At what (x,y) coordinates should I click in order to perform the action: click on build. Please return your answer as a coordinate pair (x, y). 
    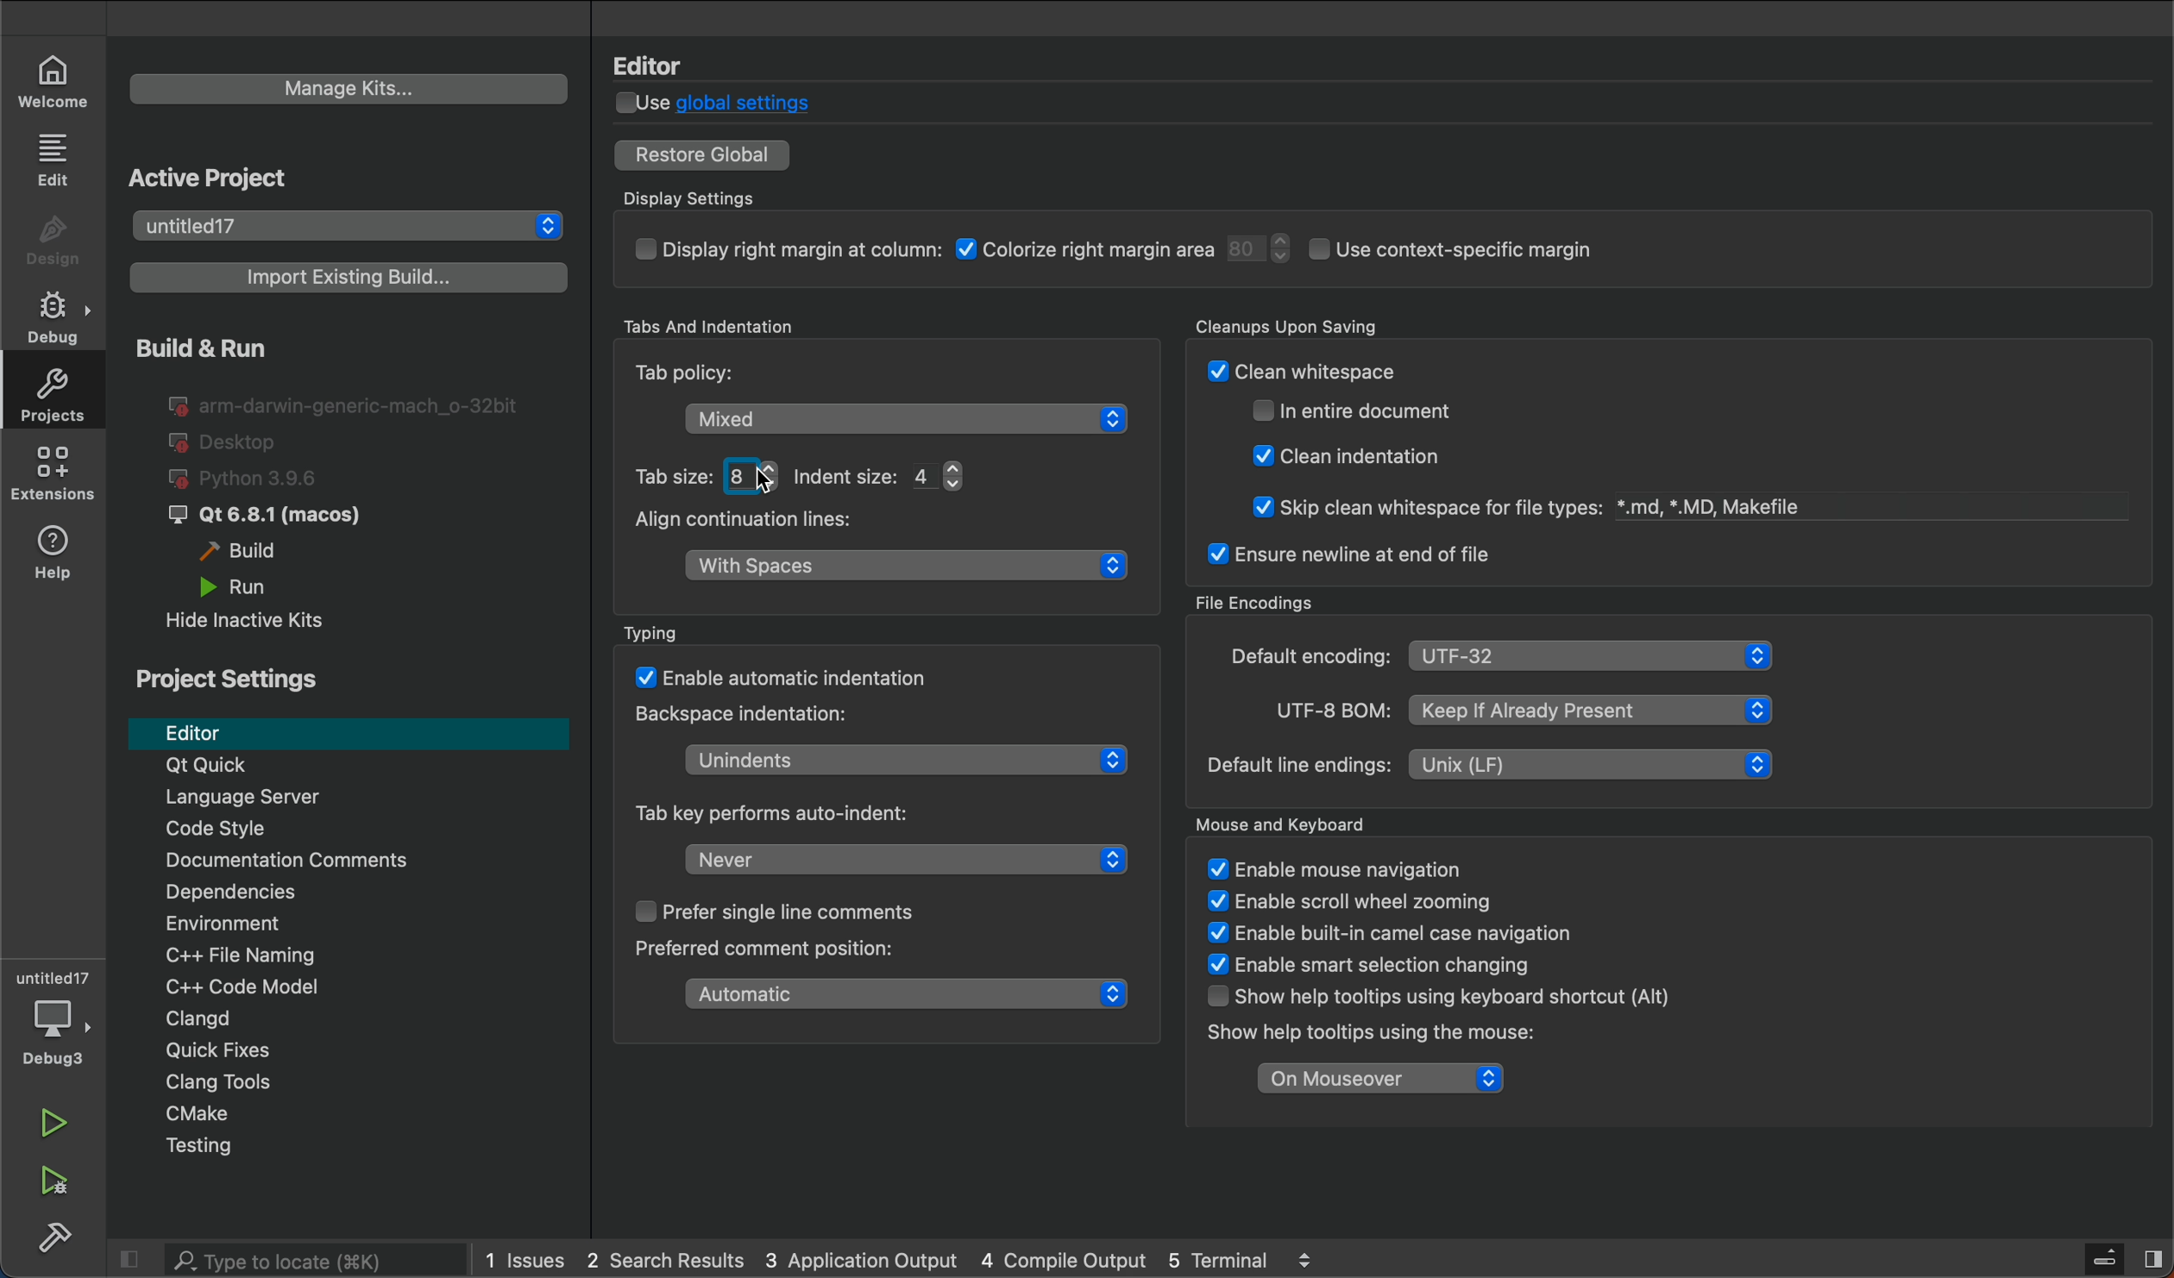
    Looking at the image, I should click on (59, 1244).